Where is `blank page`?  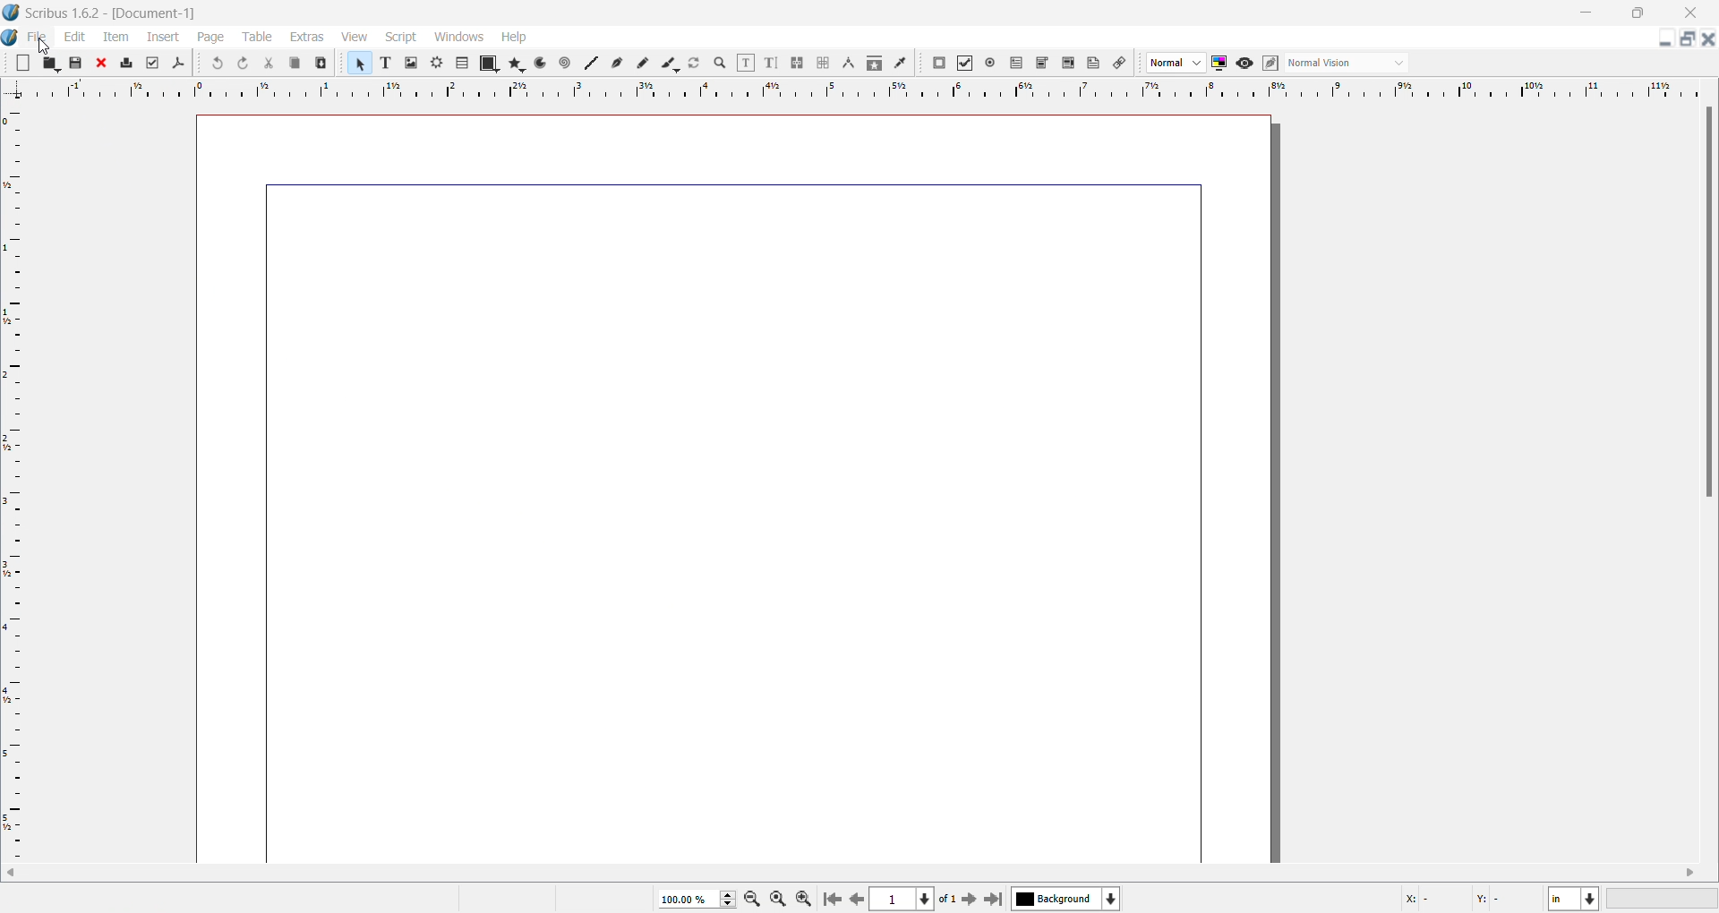
blank page is located at coordinates (25, 61).